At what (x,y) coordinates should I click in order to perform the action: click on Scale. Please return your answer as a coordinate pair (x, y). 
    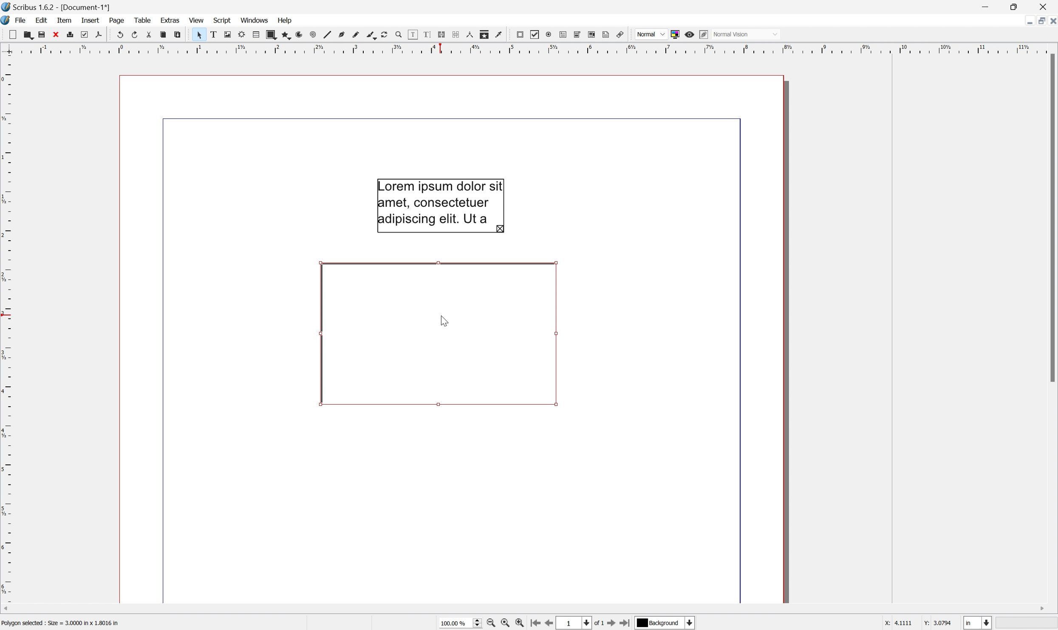
    Looking at the image, I should click on (528, 48).